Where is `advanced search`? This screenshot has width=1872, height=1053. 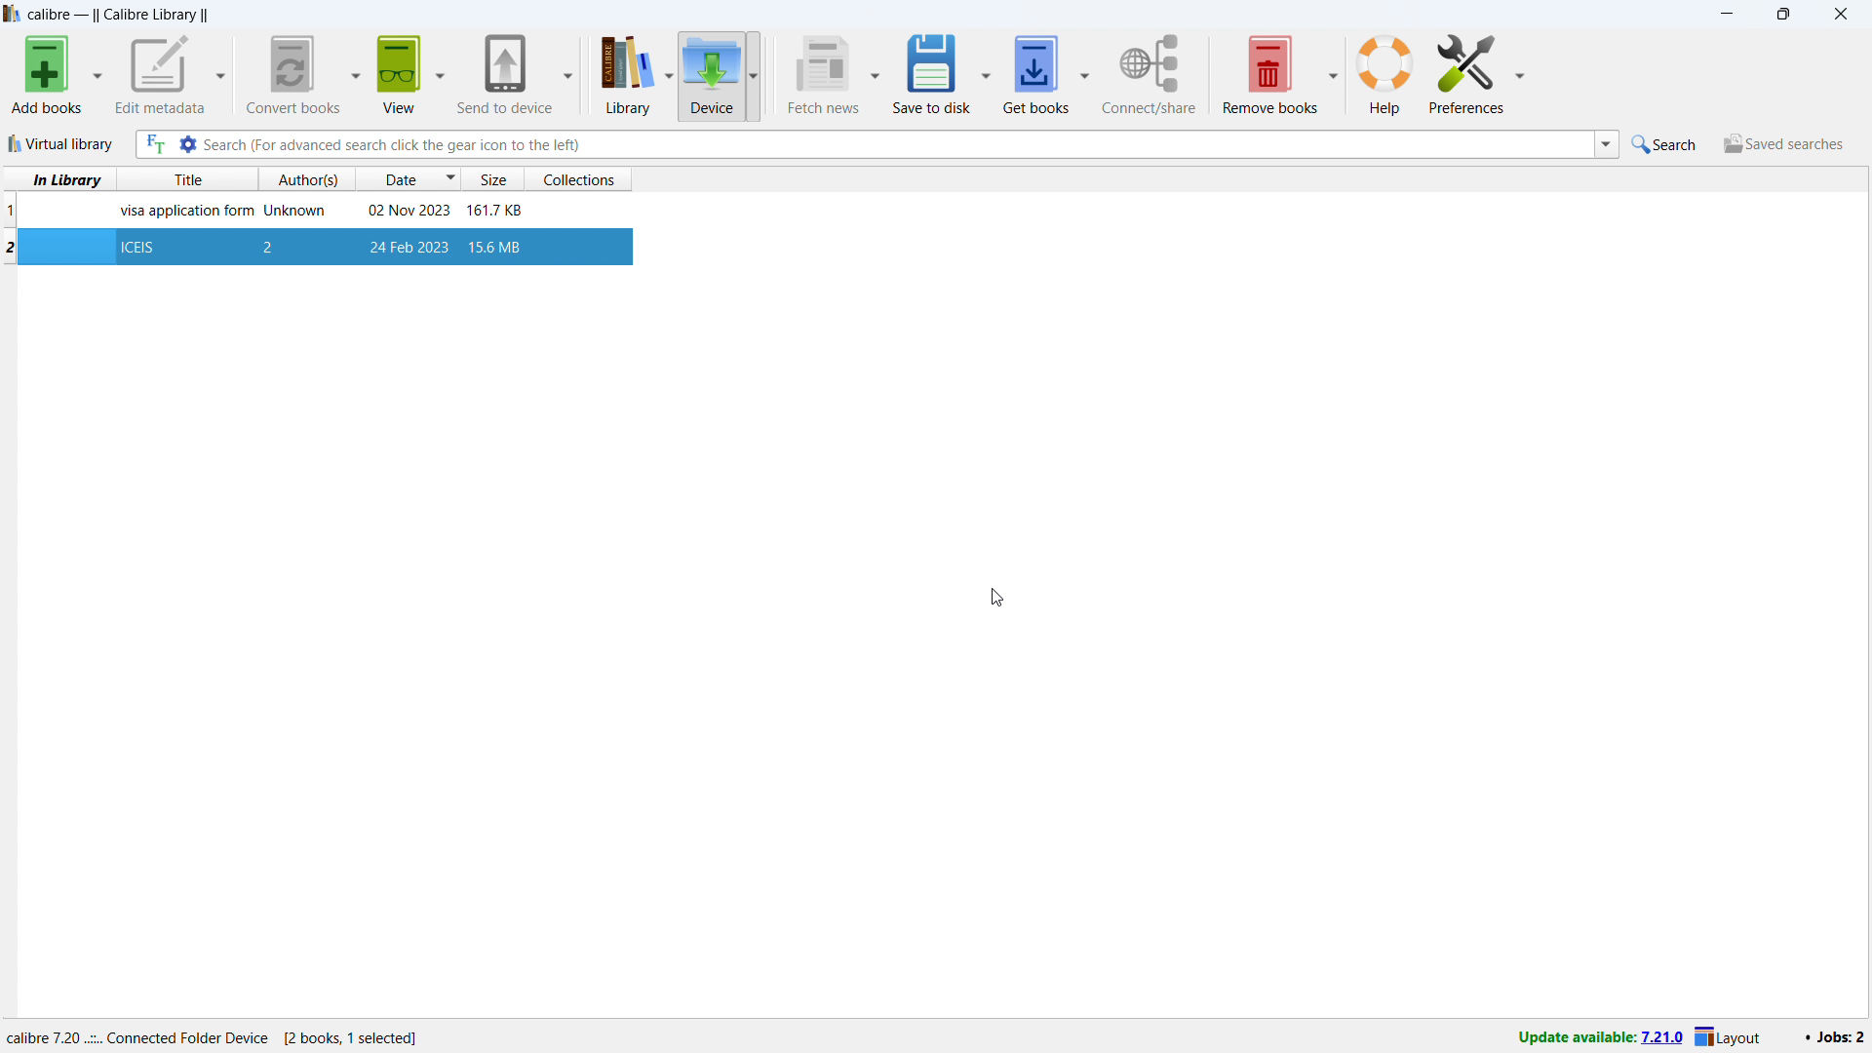 advanced search is located at coordinates (187, 144).